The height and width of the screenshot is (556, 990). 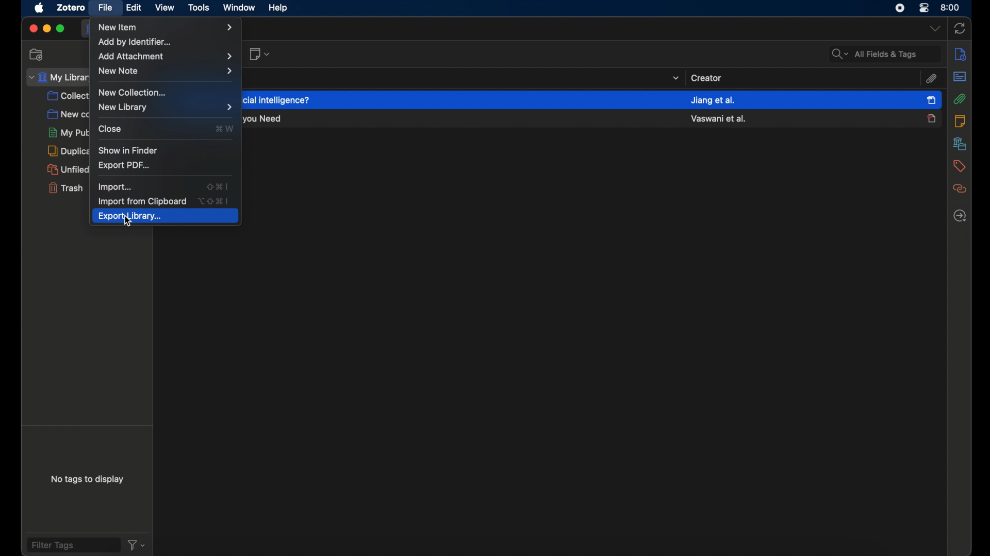 What do you see at coordinates (133, 92) in the screenshot?
I see `new collection` at bounding box center [133, 92].